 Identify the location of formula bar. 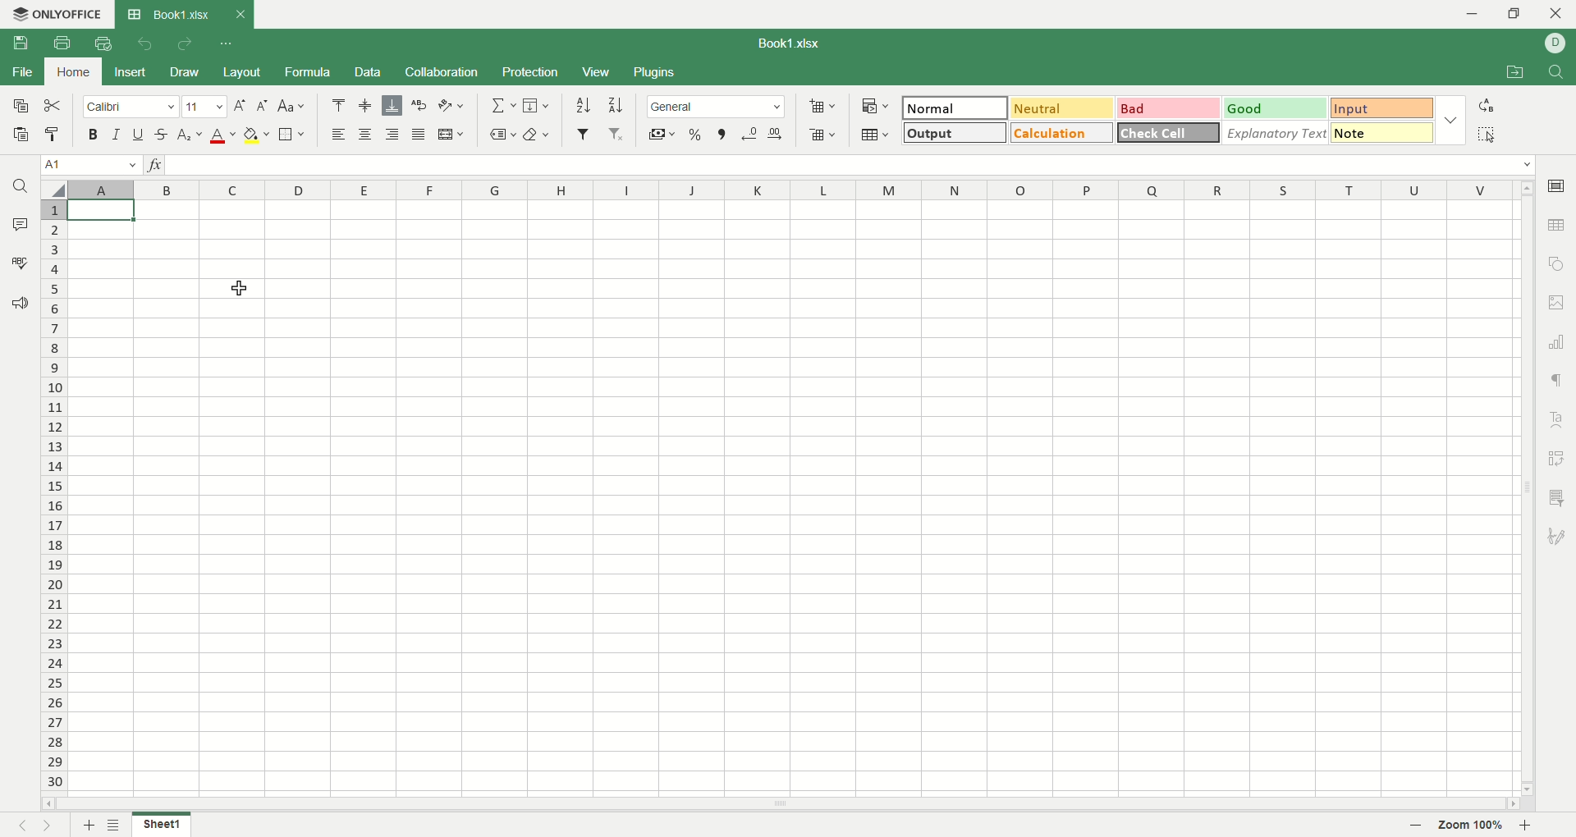
(851, 165).